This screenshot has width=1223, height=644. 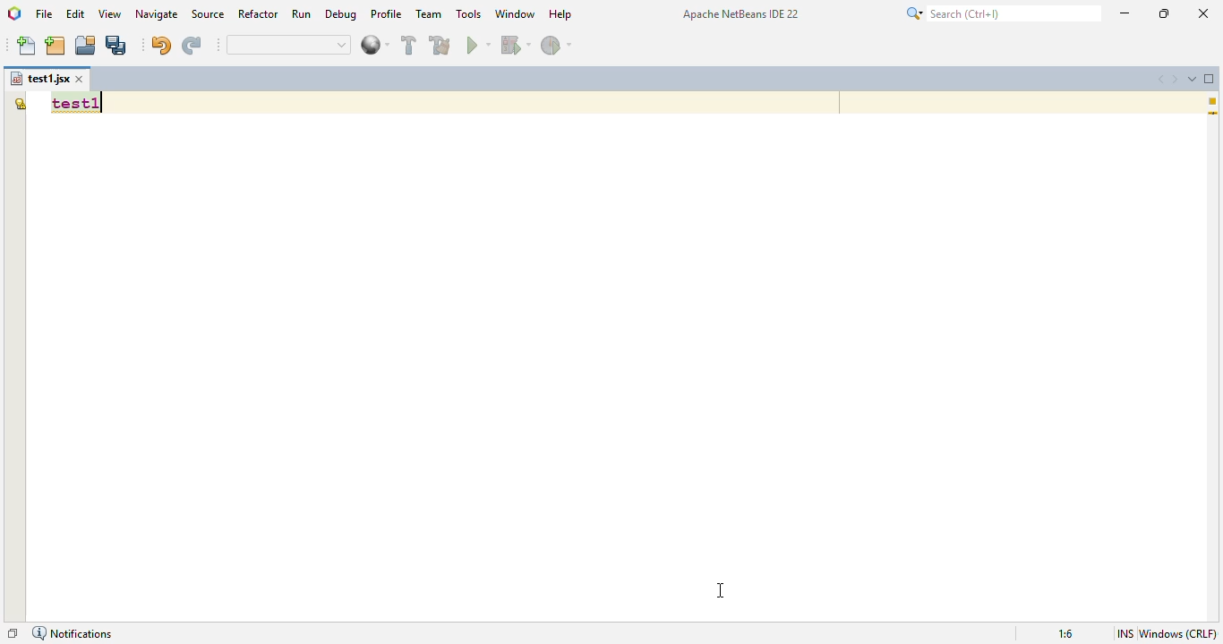 What do you see at coordinates (1125, 13) in the screenshot?
I see `minimize` at bounding box center [1125, 13].